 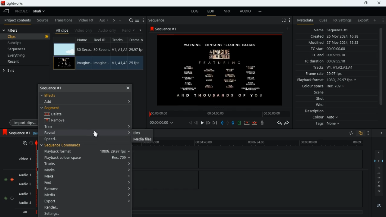 What do you see at coordinates (304, 20) in the screenshot?
I see `metadata` at bounding box center [304, 20].